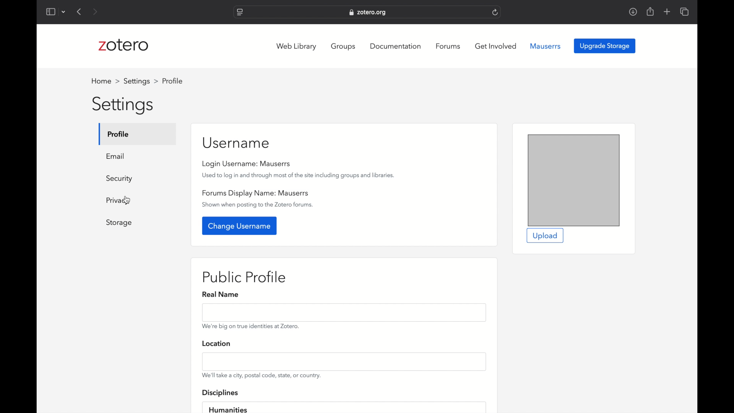 The height and width of the screenshot is (413, 734). What do you see at coordinates (96, 12) in the screenshot?
I see `next` at bounding box center [96, 12].